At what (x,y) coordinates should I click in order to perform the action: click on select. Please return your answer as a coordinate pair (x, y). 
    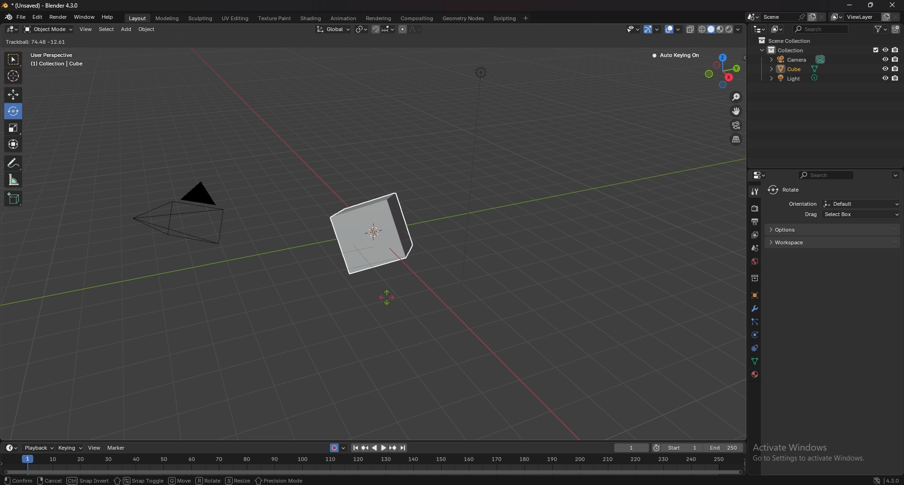
    Looking at the image, I should click on (107, 29).